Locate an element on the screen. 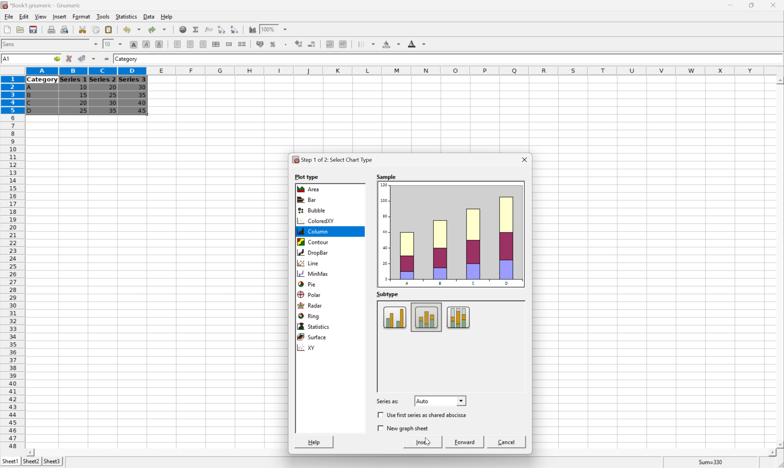 This screenshot has width=784, height=468. S is located at coordinates (387, 177).